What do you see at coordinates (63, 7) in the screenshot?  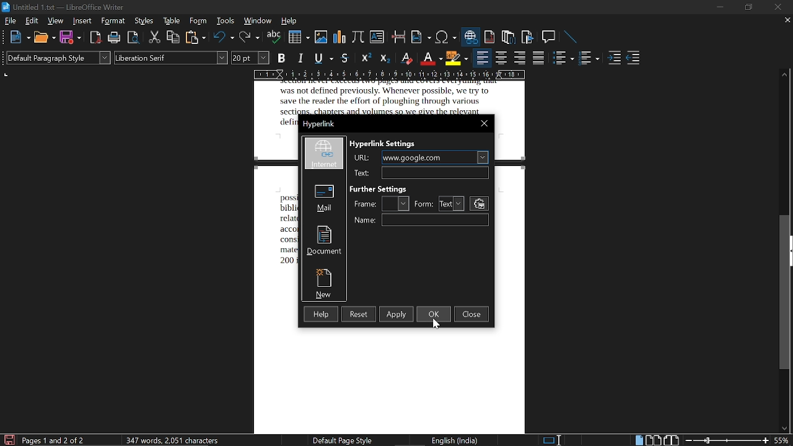 I see `current window` at bounding box center [63, 7].